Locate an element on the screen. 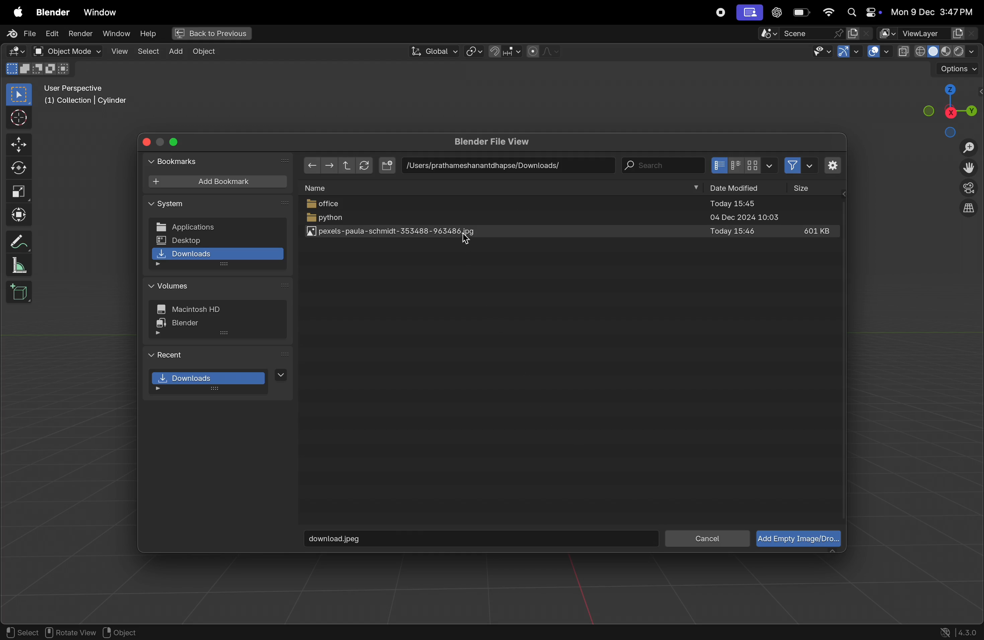 This screenshot has width=984, height=640. applications is located at coordinates (217, 226).